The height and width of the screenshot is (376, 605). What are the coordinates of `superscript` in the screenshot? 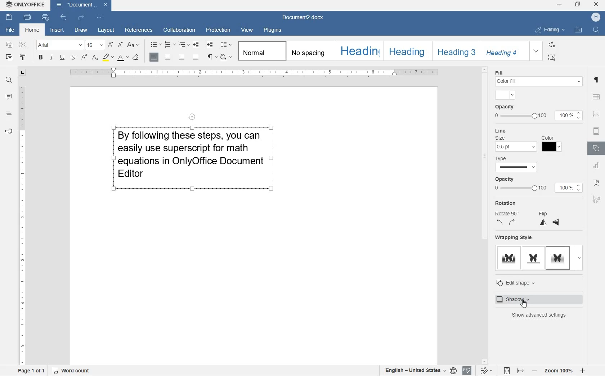 It's located at (84, 58).